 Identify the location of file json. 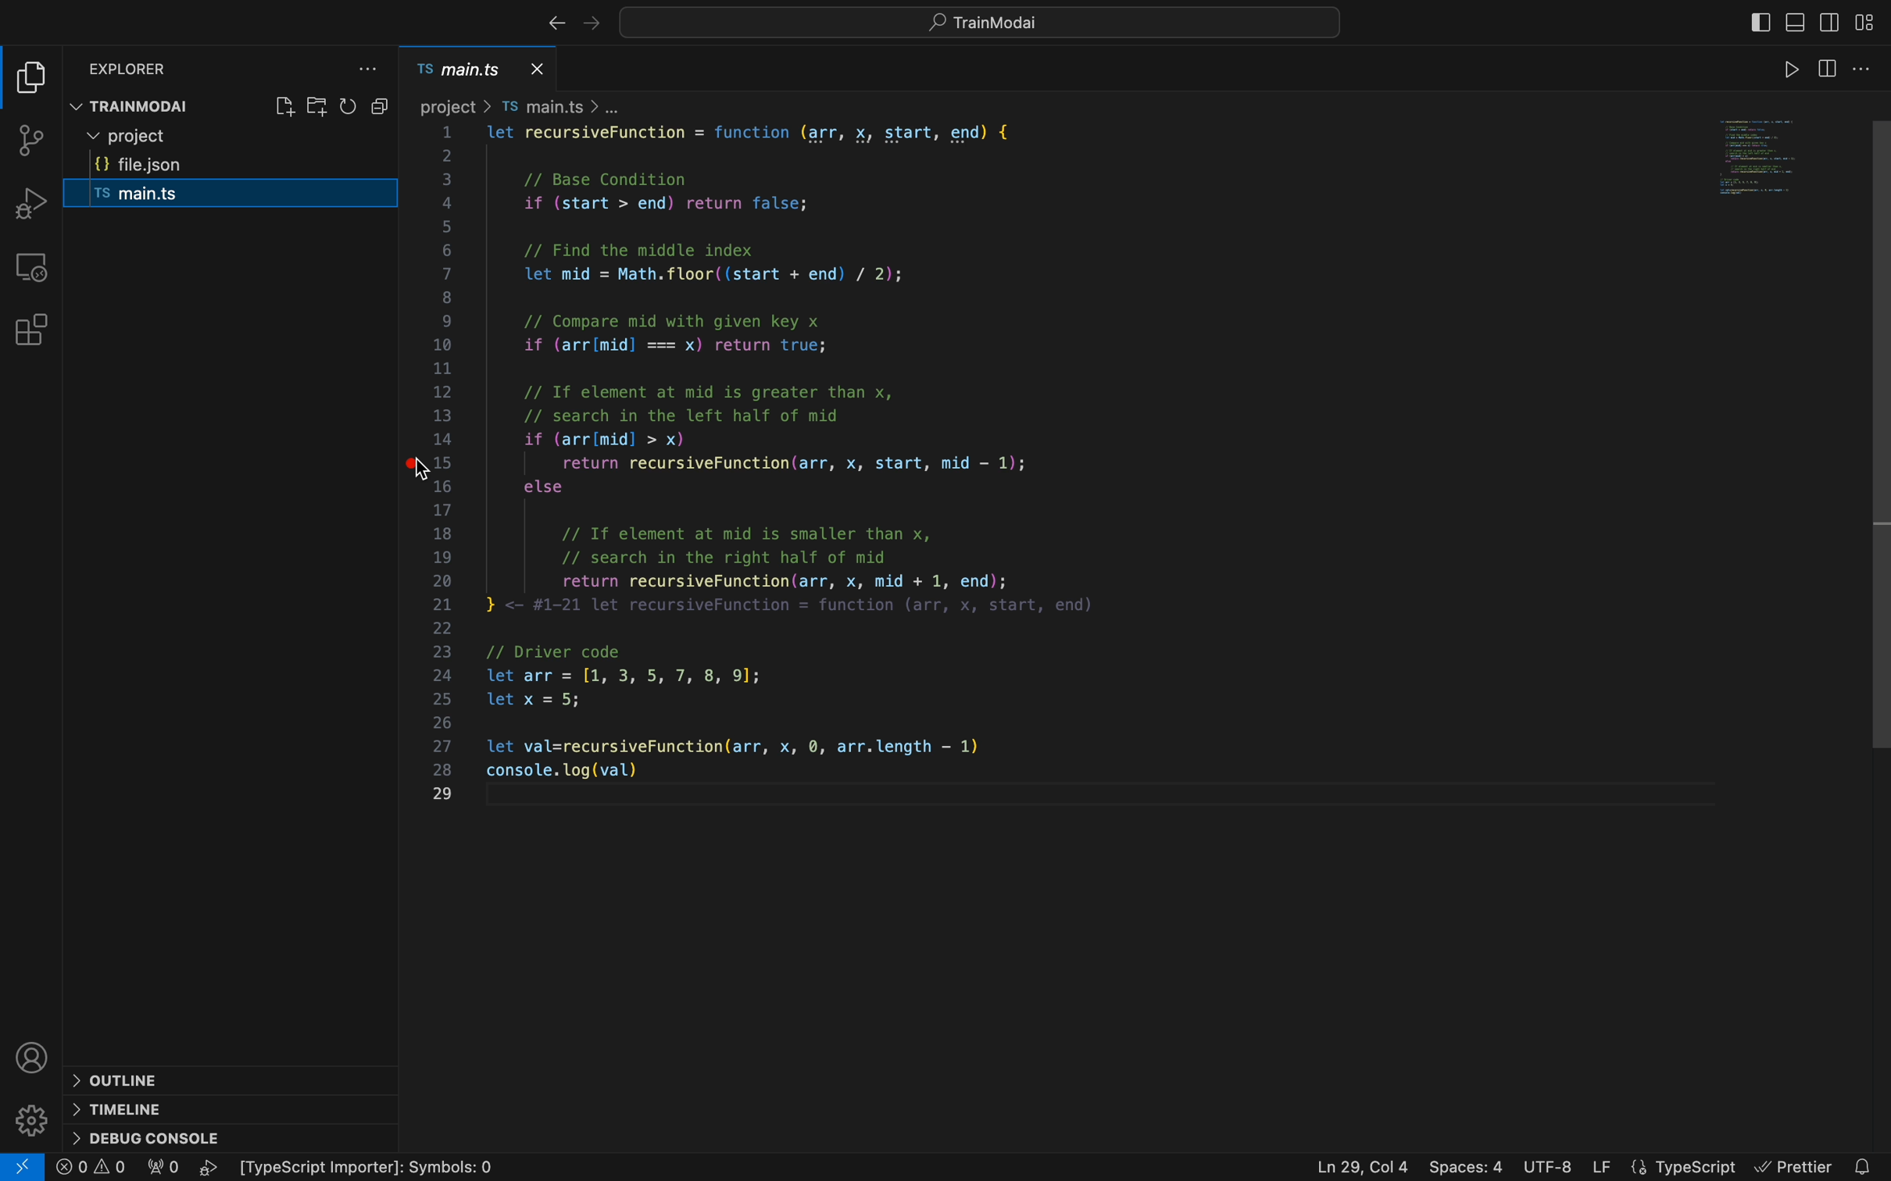
(223, 166).